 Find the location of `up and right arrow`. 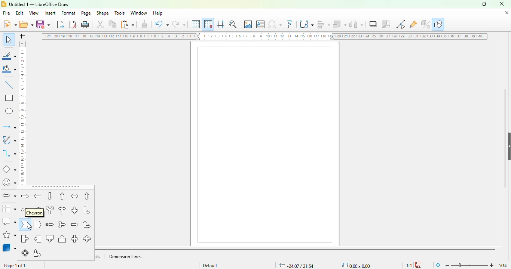

up and right arrow is located at coordinates (86, 225).